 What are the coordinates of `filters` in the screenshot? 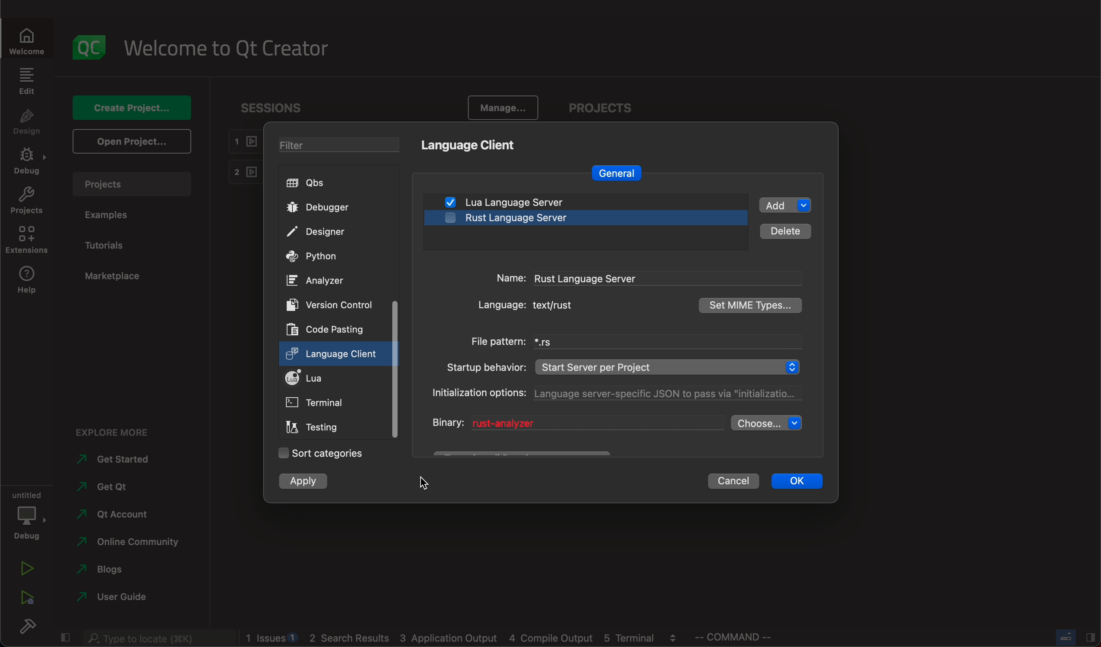 It's located at (340, 145).